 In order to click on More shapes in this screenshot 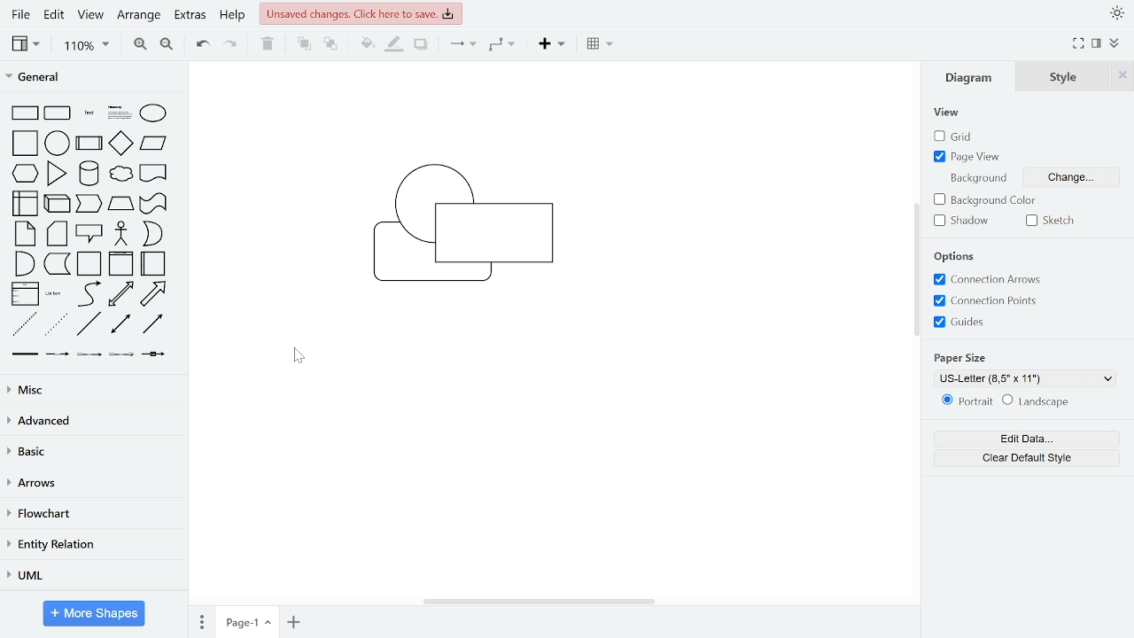, I will do `click(94, 612)`.